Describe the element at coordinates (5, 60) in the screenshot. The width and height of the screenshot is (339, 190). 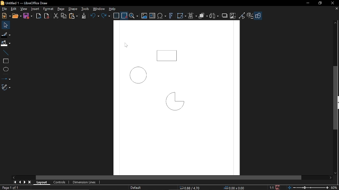
I see `rectangle` at that location.